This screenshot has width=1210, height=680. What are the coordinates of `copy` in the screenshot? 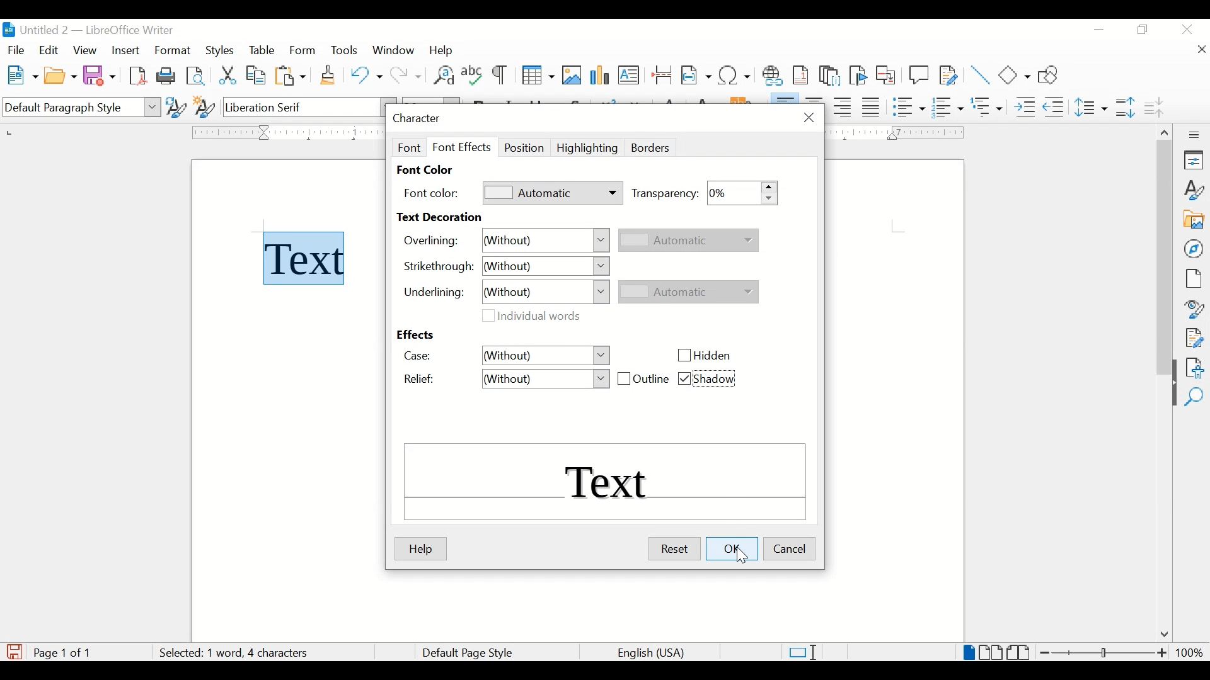 It's located at (257, 76).